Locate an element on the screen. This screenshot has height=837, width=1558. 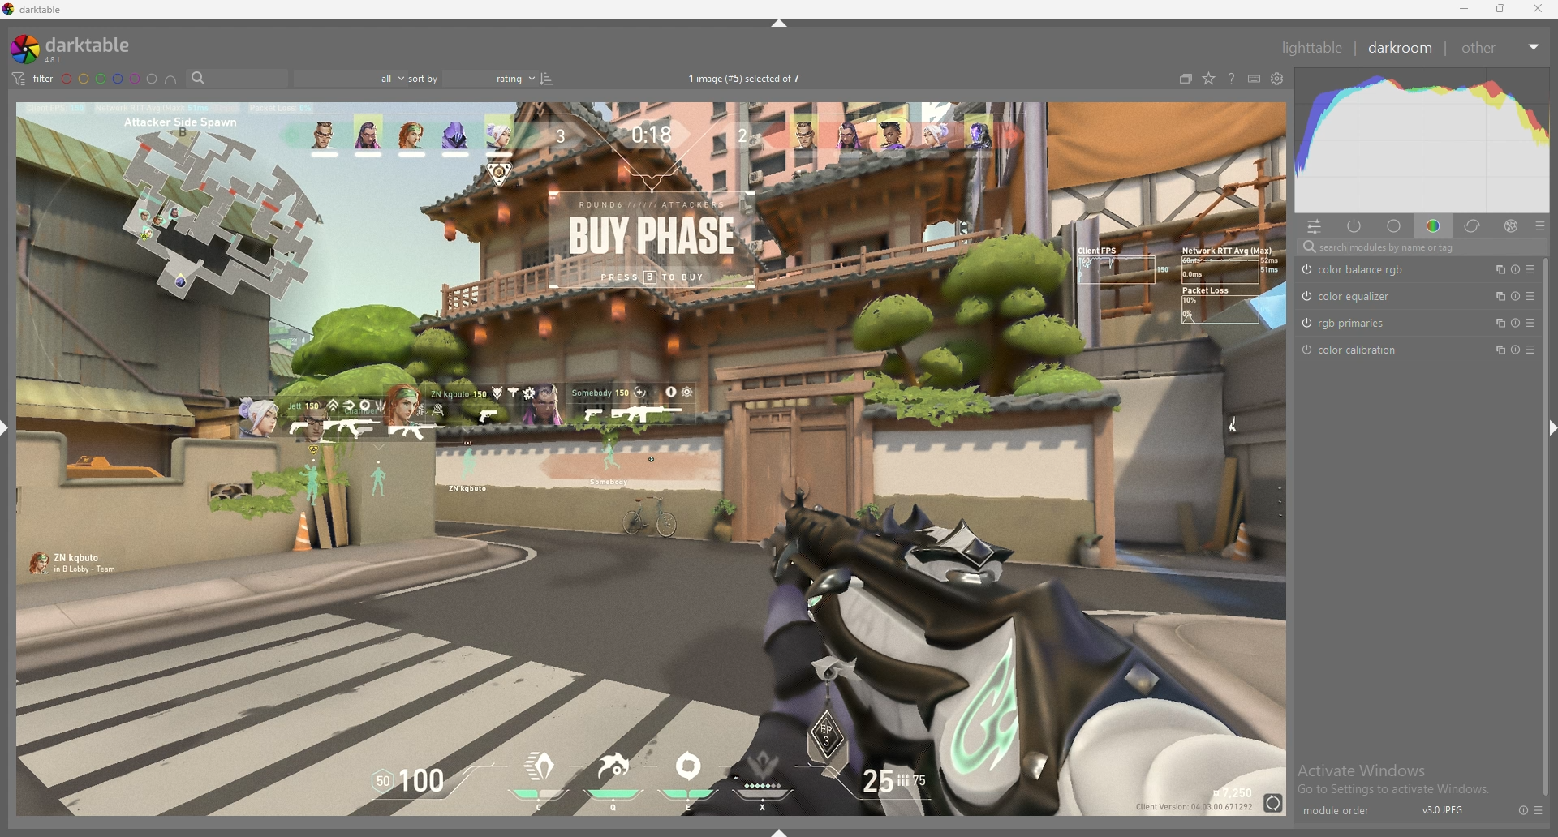
filter by rating is located at coordinates (348, 79).